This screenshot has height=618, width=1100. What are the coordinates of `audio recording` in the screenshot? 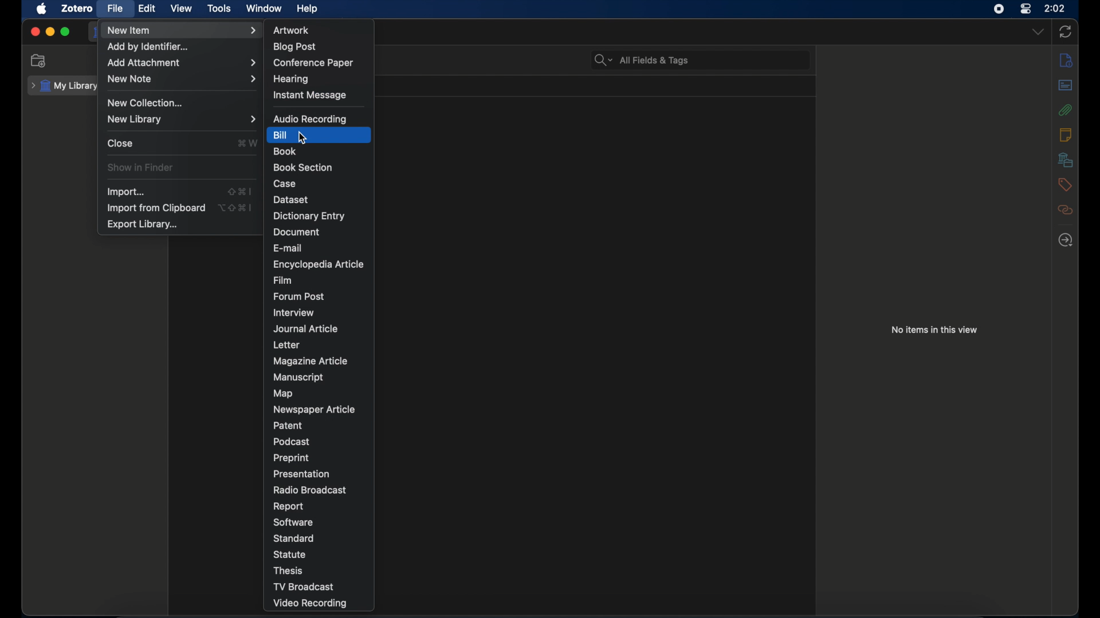 It's located at (312, 119).